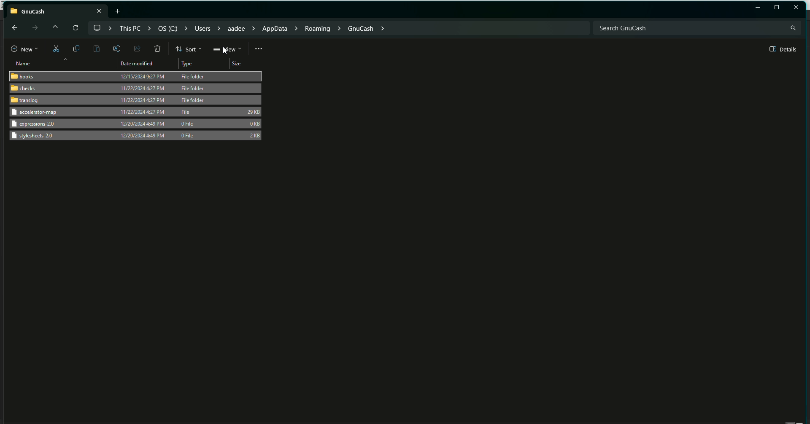  What do you see at coordinates (13, 27) in the screenshot?
I see `back` at bounding box center [13, 27].